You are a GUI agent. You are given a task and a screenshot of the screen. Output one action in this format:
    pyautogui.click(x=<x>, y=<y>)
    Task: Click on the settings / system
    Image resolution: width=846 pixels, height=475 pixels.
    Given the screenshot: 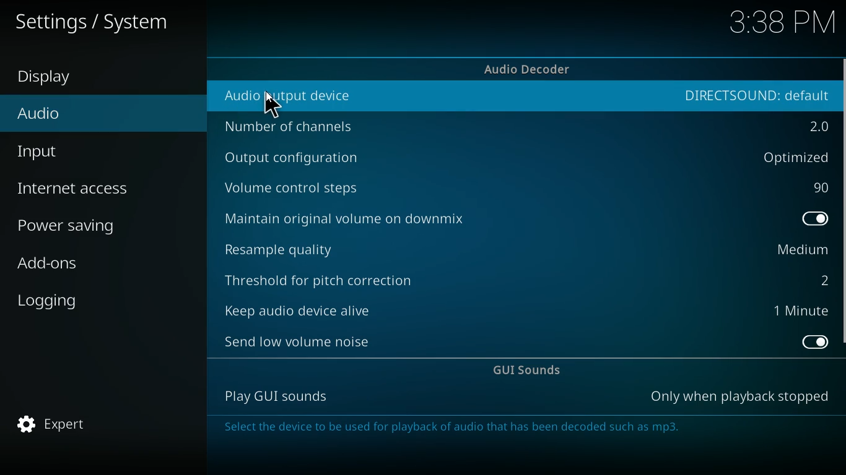 What is the action you would take?
    pyautogui.click(x=98, y=20)
    